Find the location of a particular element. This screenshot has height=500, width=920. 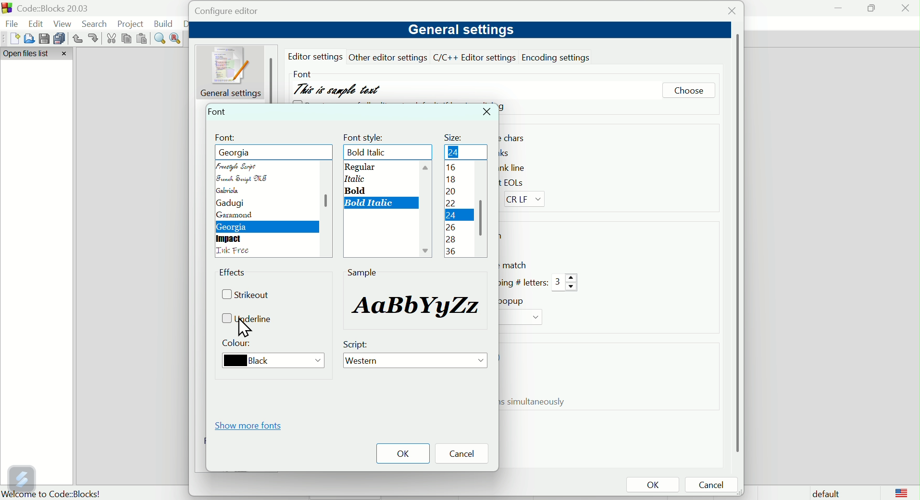

Oblique is located at coordinates (354, 179).